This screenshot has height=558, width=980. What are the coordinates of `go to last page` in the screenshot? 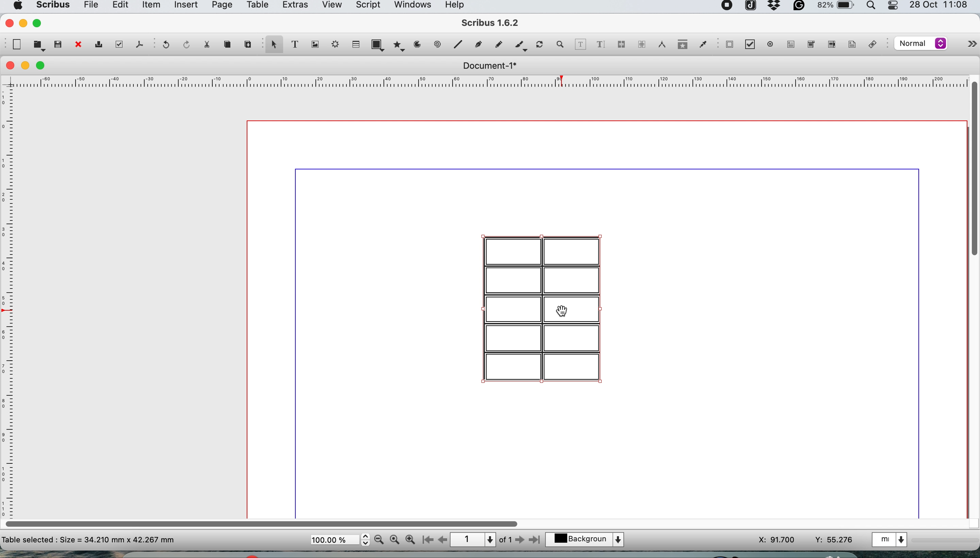 It's located at (536, 539).